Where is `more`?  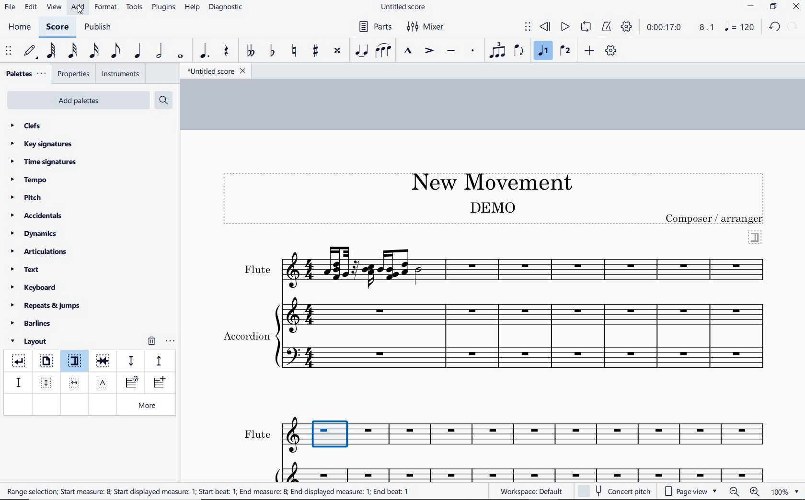 more is located at coordinates (149, 406).